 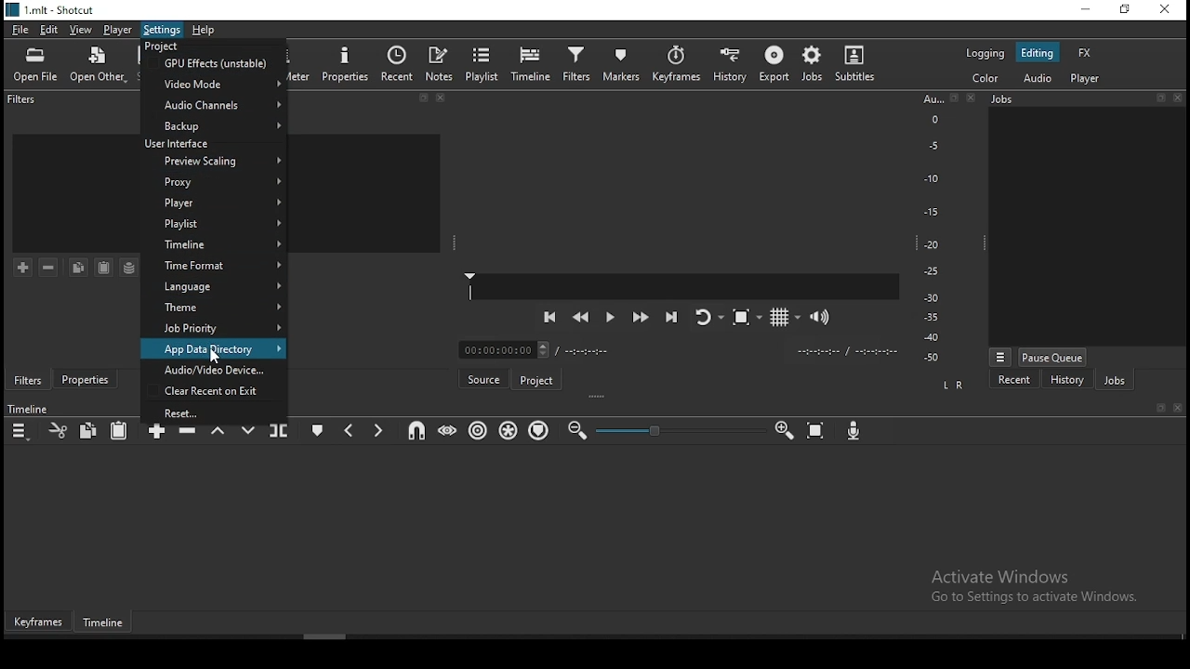 I want to click on Timeline, so click(x=30, y=409).